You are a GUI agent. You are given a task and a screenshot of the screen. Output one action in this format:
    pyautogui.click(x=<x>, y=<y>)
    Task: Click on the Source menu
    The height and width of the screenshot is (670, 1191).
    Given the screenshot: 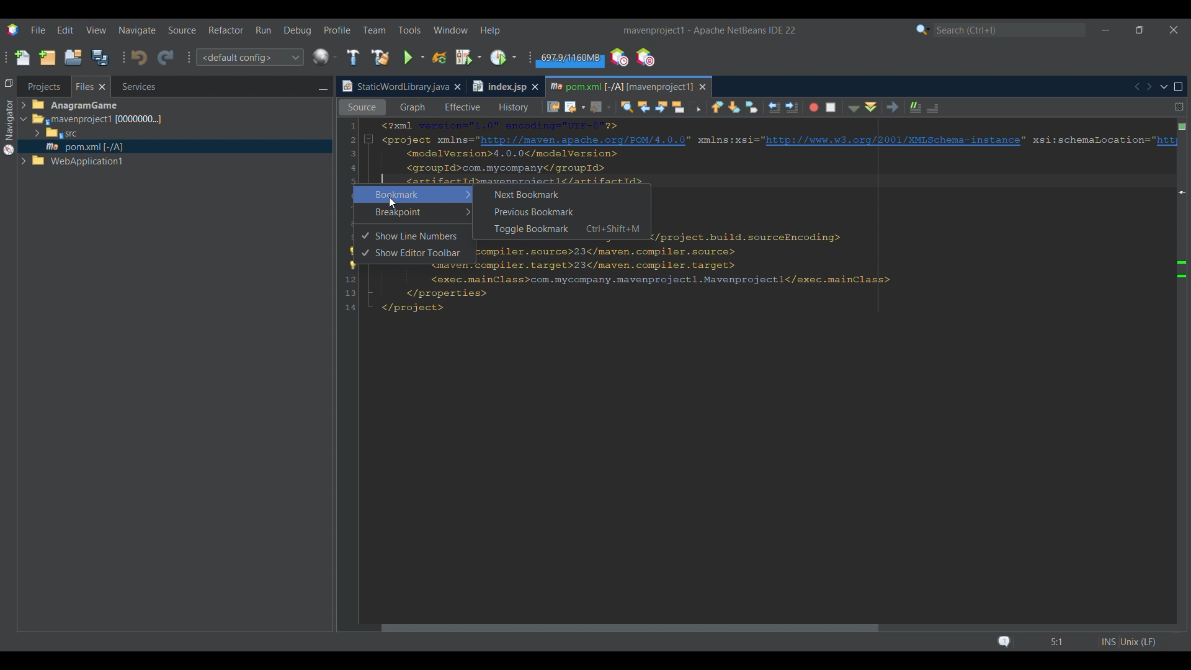 What is the action you would take?
    pyautogui.click(x=182, y=30)
    